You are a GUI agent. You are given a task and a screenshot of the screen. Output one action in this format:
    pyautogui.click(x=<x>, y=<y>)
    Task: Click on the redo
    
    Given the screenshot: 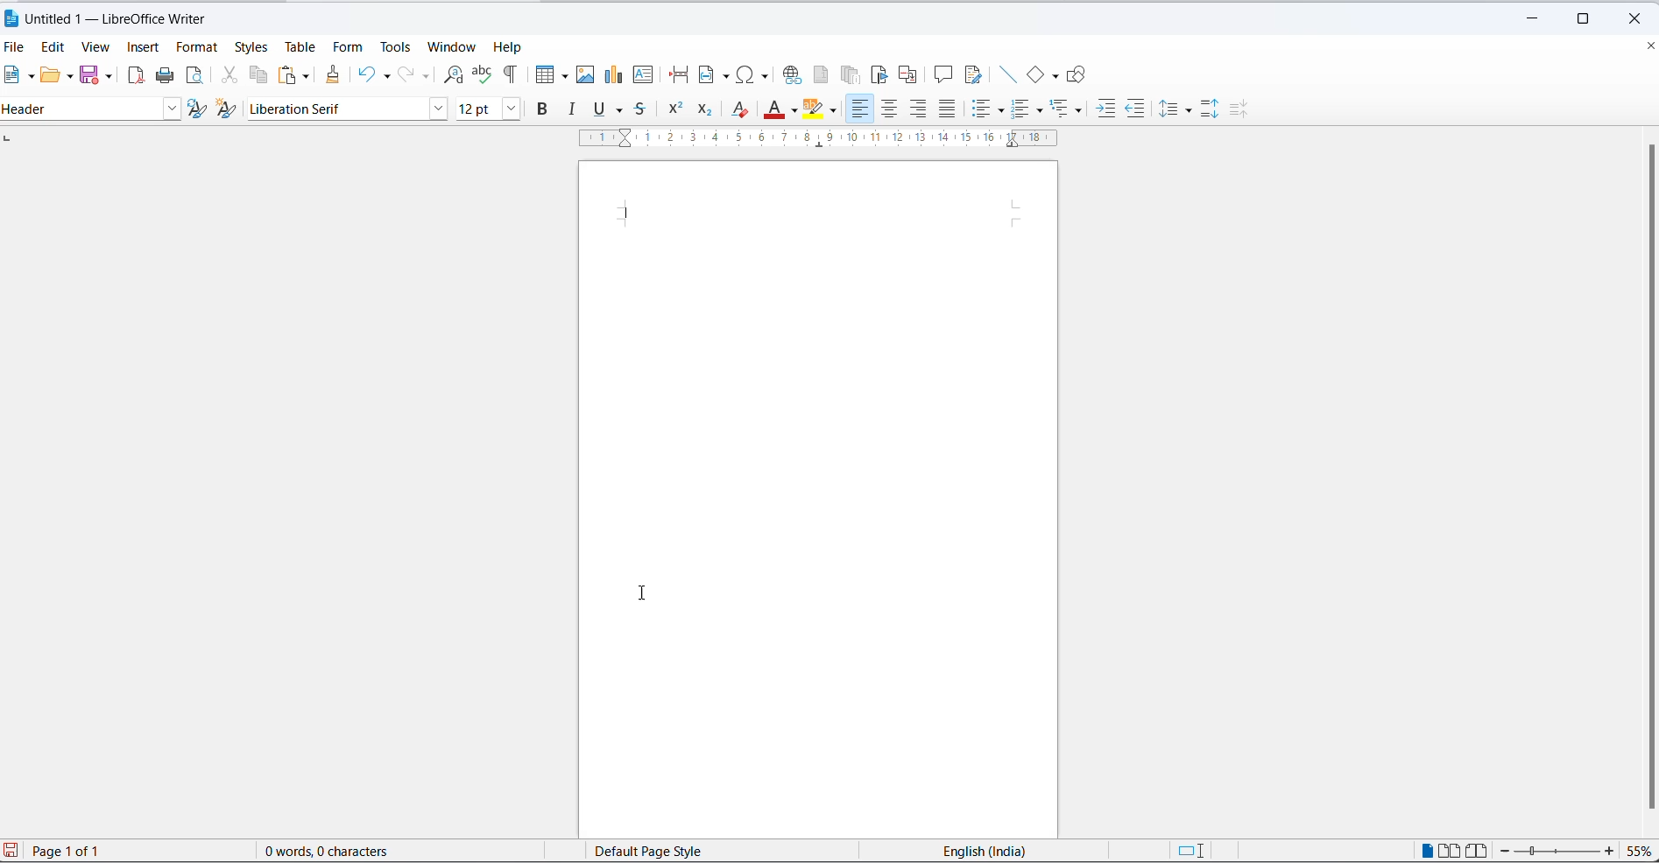 What is the action you would take?
    pyautogui.click(x=405, y=75)
    